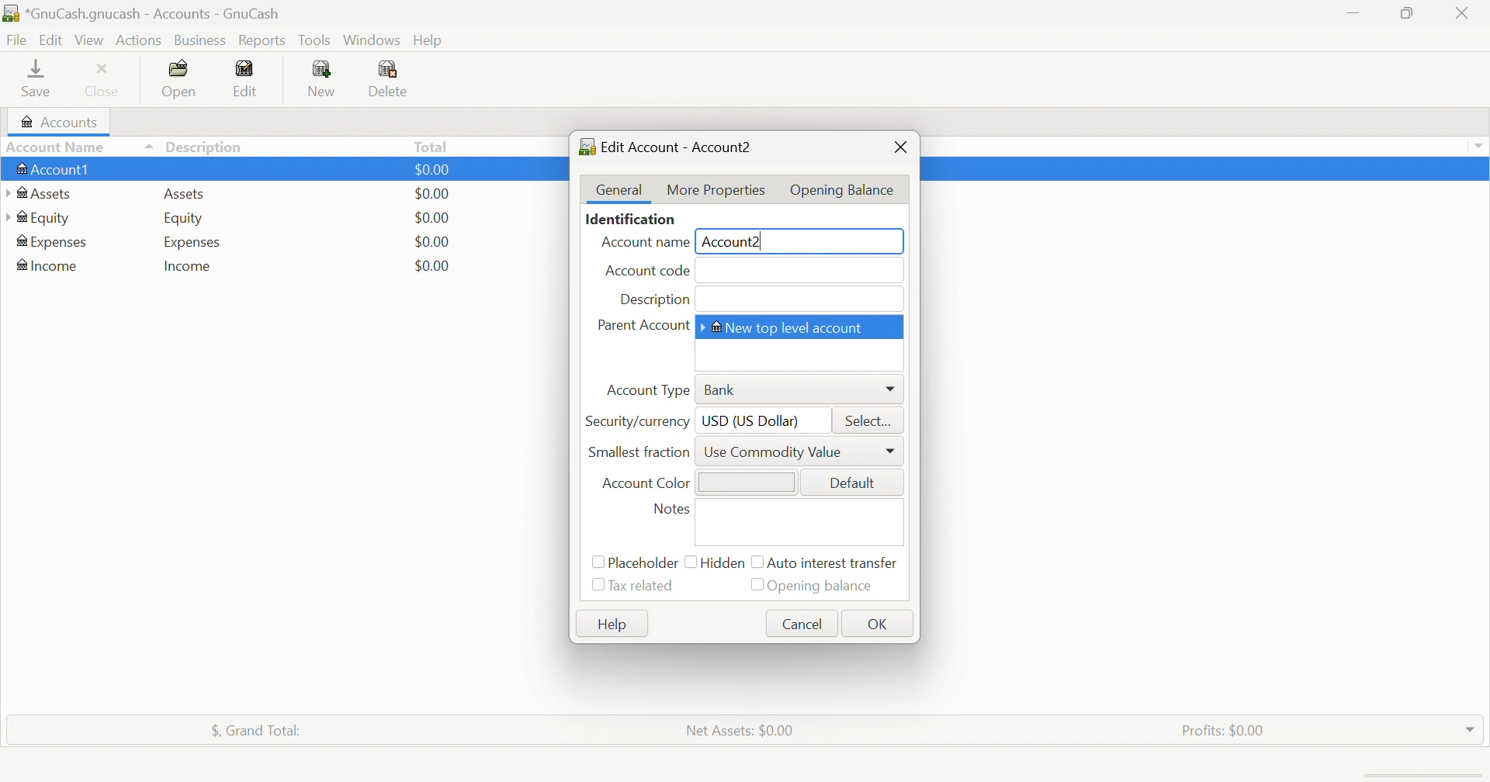 The height and width of the screenshot is (782, 1490). What do you see at coordinates (204, 147) in the screenshot?
I see `Description` at bounding box center [204, 147].